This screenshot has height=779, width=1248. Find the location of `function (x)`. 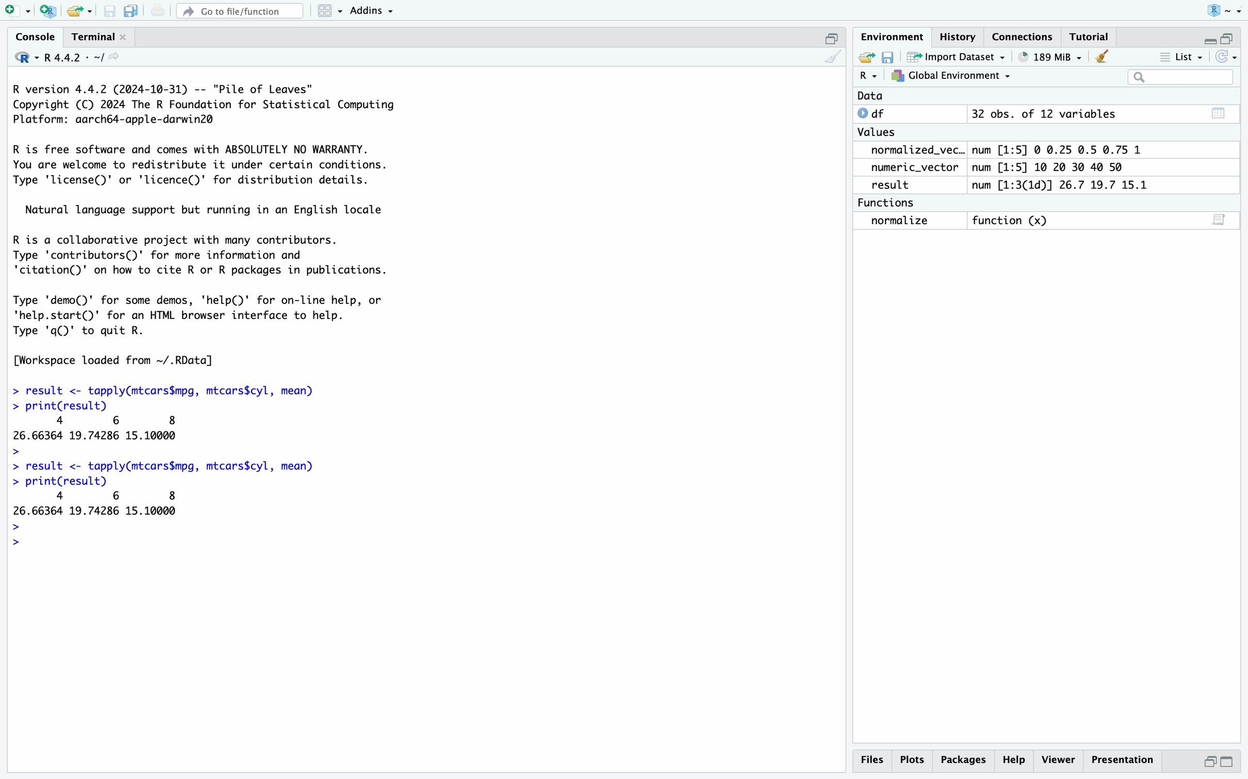

function (x) is located at coordinates (1013, 221).